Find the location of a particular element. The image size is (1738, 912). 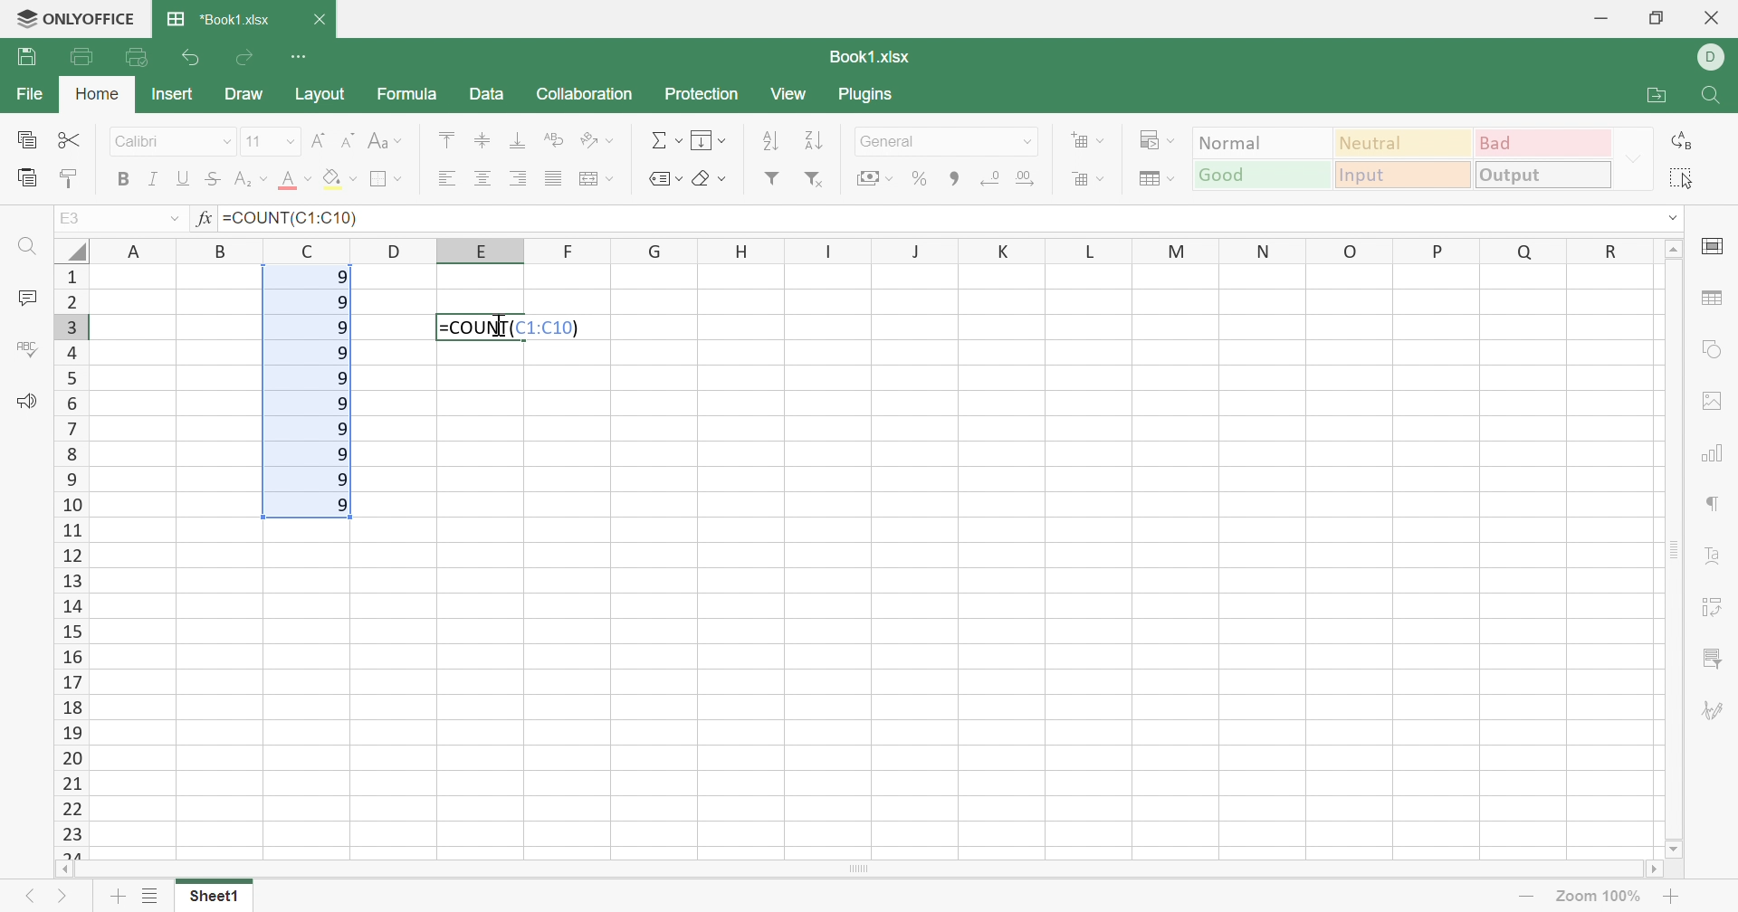

List of Sheets is located at coordinates (150, 897).